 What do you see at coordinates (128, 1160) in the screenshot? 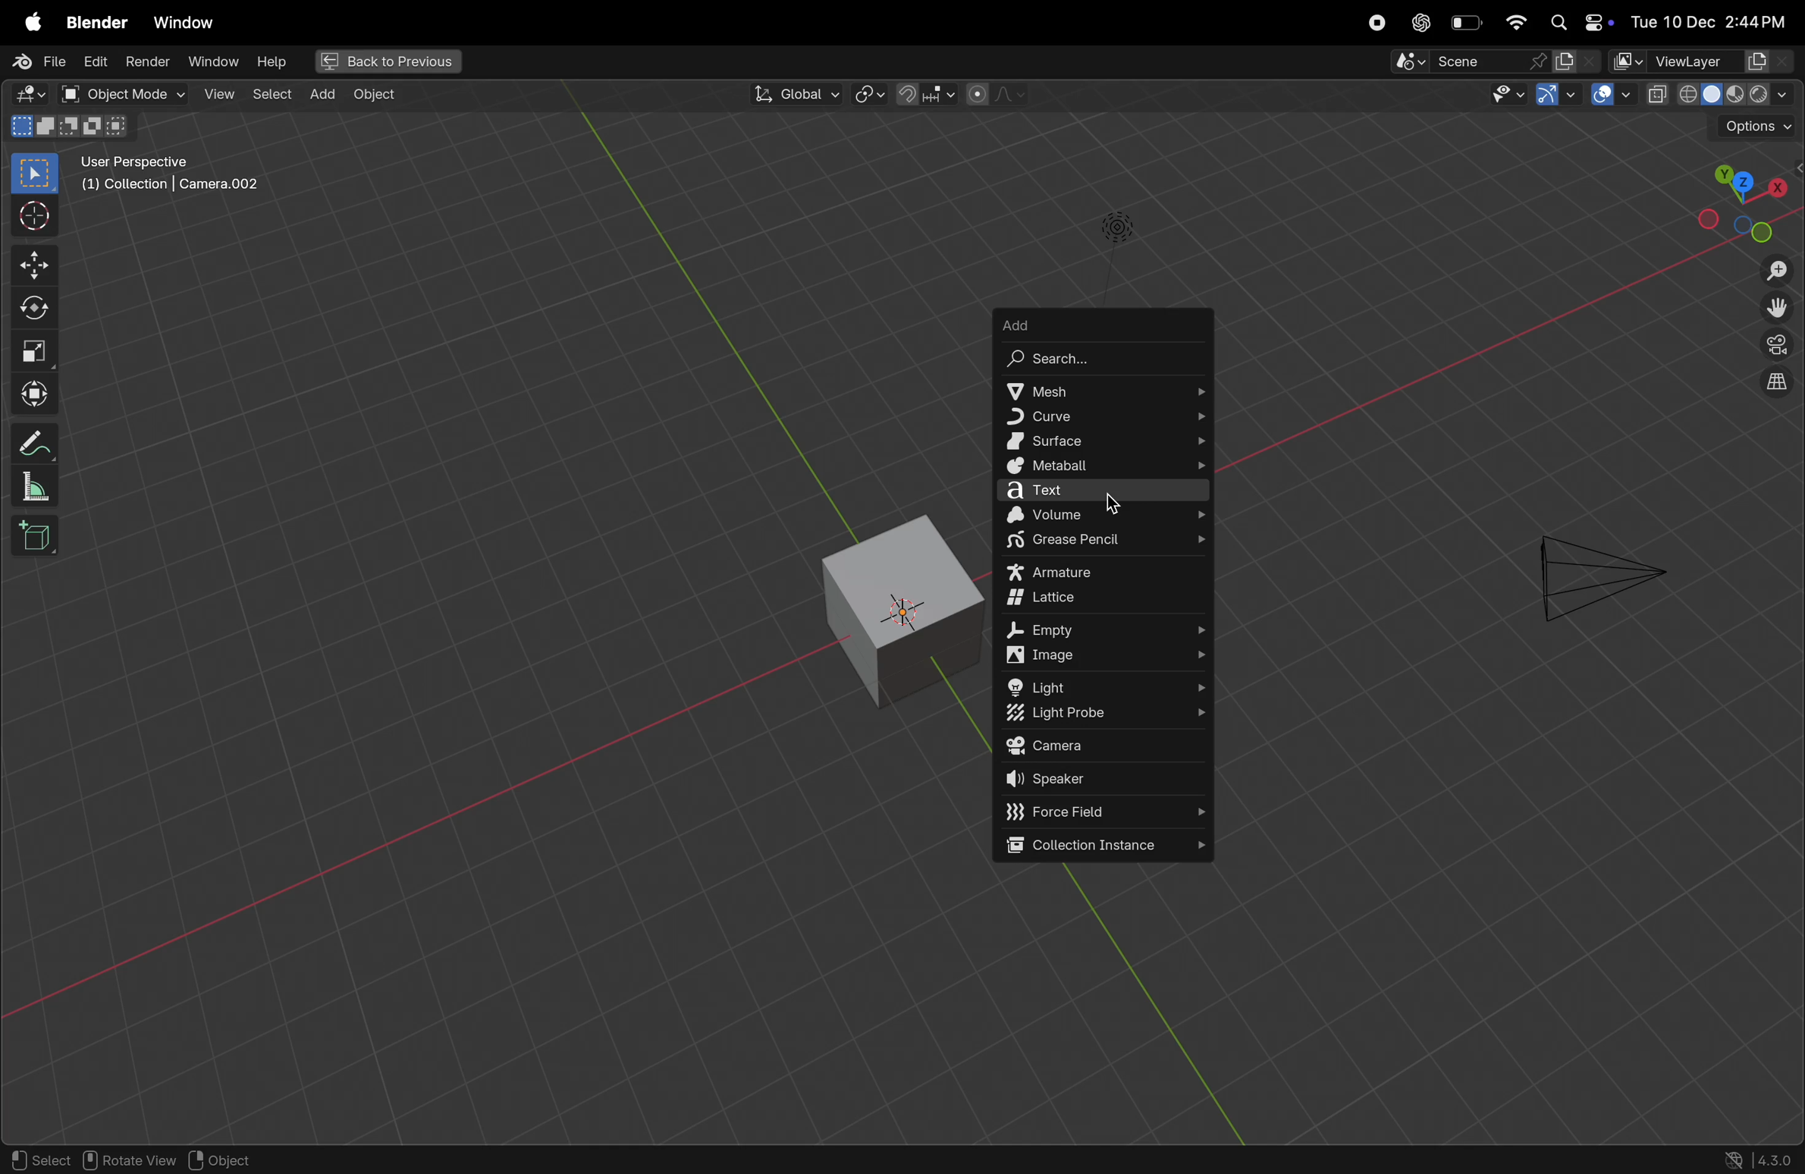
I see `Pan view` at bounding box center [128, 1160].